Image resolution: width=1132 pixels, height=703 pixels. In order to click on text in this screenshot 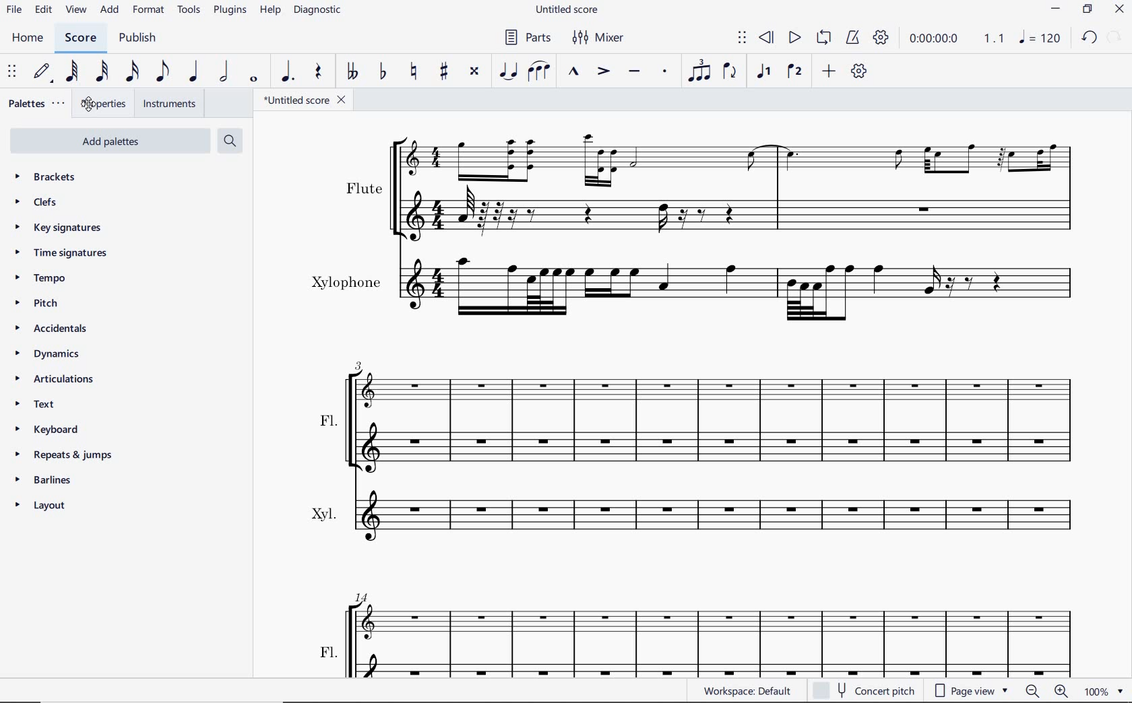, I will do `click(34, 403)`.